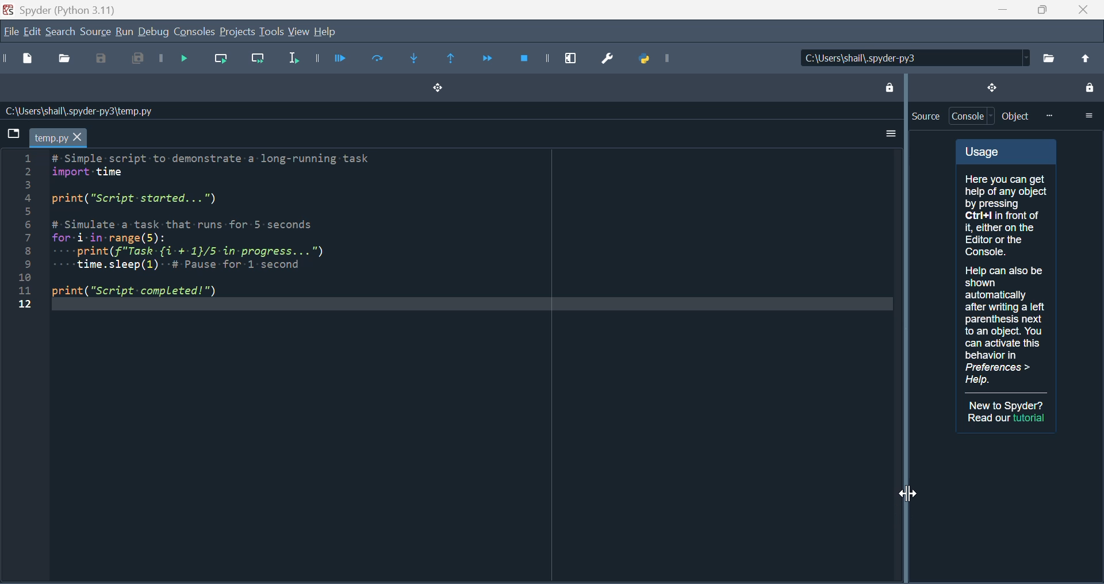 This screenshot has height=584, width=1104. I want to click on more options, so click(1088, 115).